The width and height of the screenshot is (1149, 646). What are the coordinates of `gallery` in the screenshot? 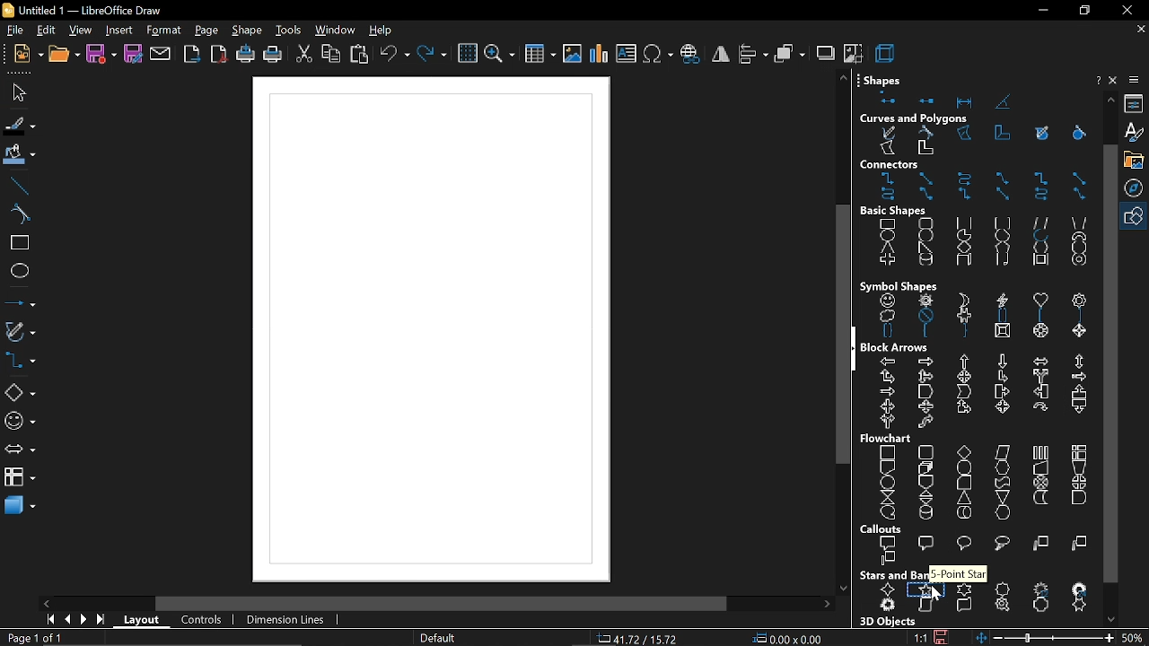 It's located at (1136, 160).